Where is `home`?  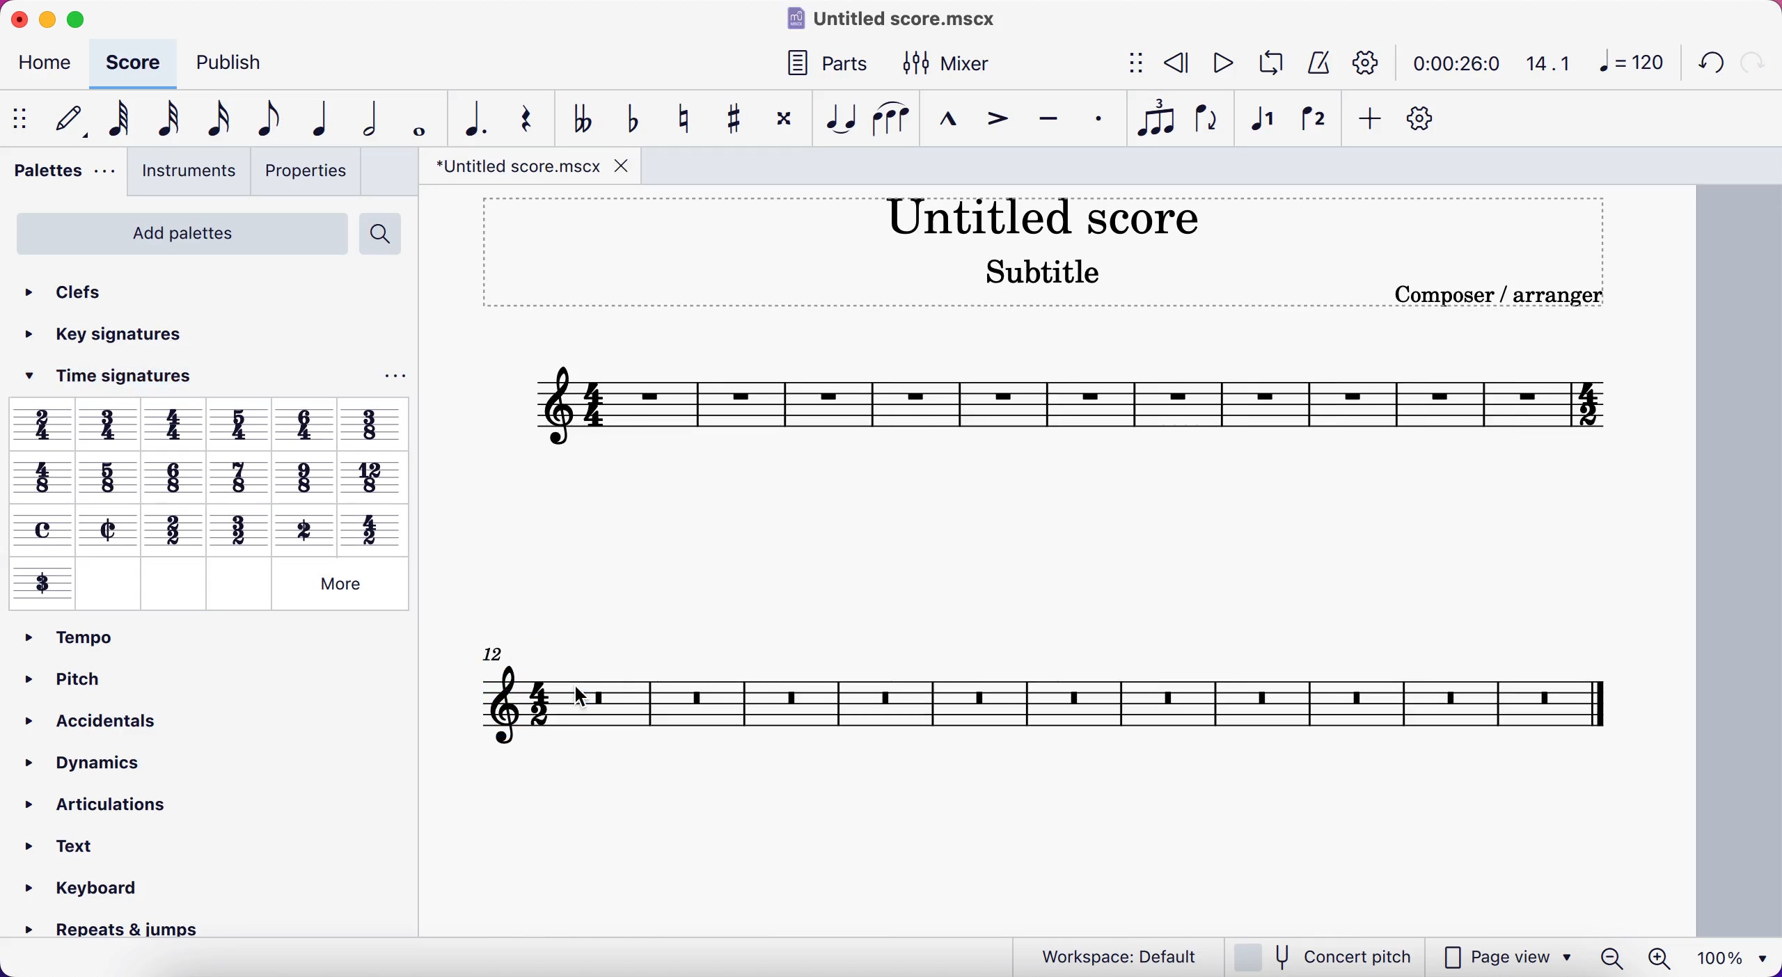
home is located at coordinates (39, 66).